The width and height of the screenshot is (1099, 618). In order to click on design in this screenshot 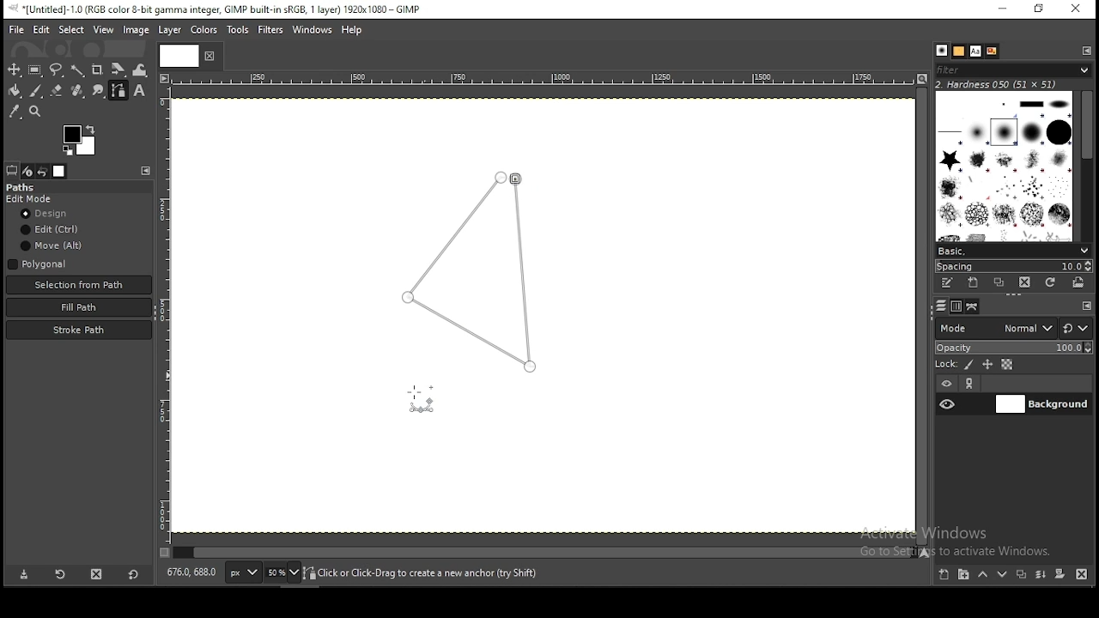, I will do `click(48, 213)`.